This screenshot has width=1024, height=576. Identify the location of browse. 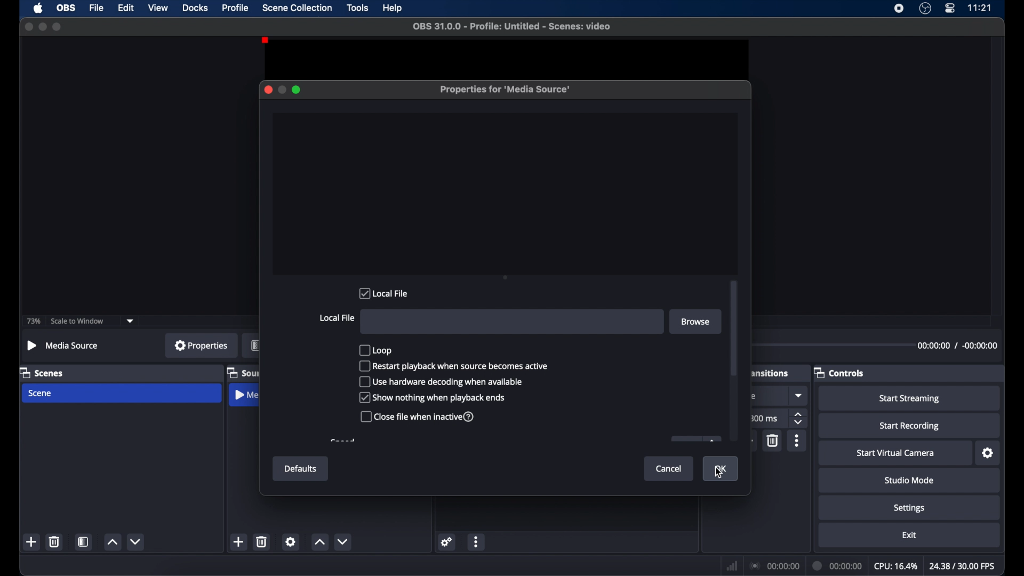
(695, 322).